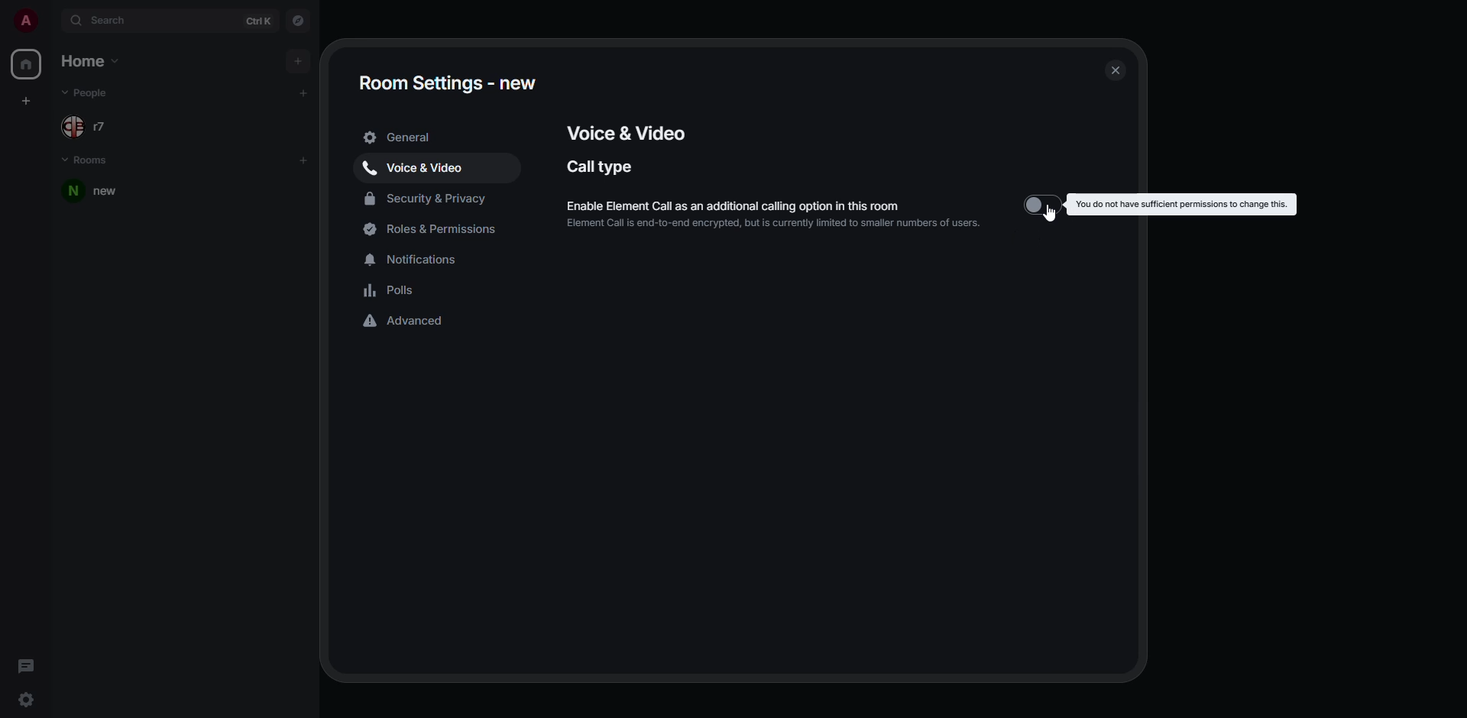 The height and width of the screenshot is (718, 1467). Describe the element at coordinates (404, 322) in the screenshot. I see `advanced` at that location.